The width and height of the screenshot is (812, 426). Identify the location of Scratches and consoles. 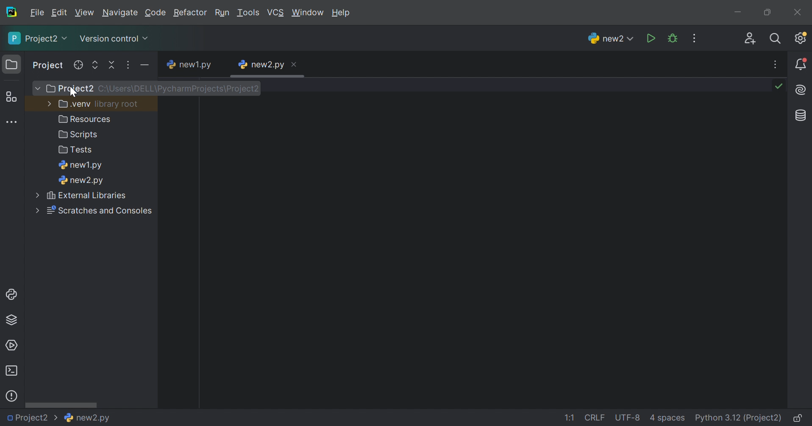
(100, 211).